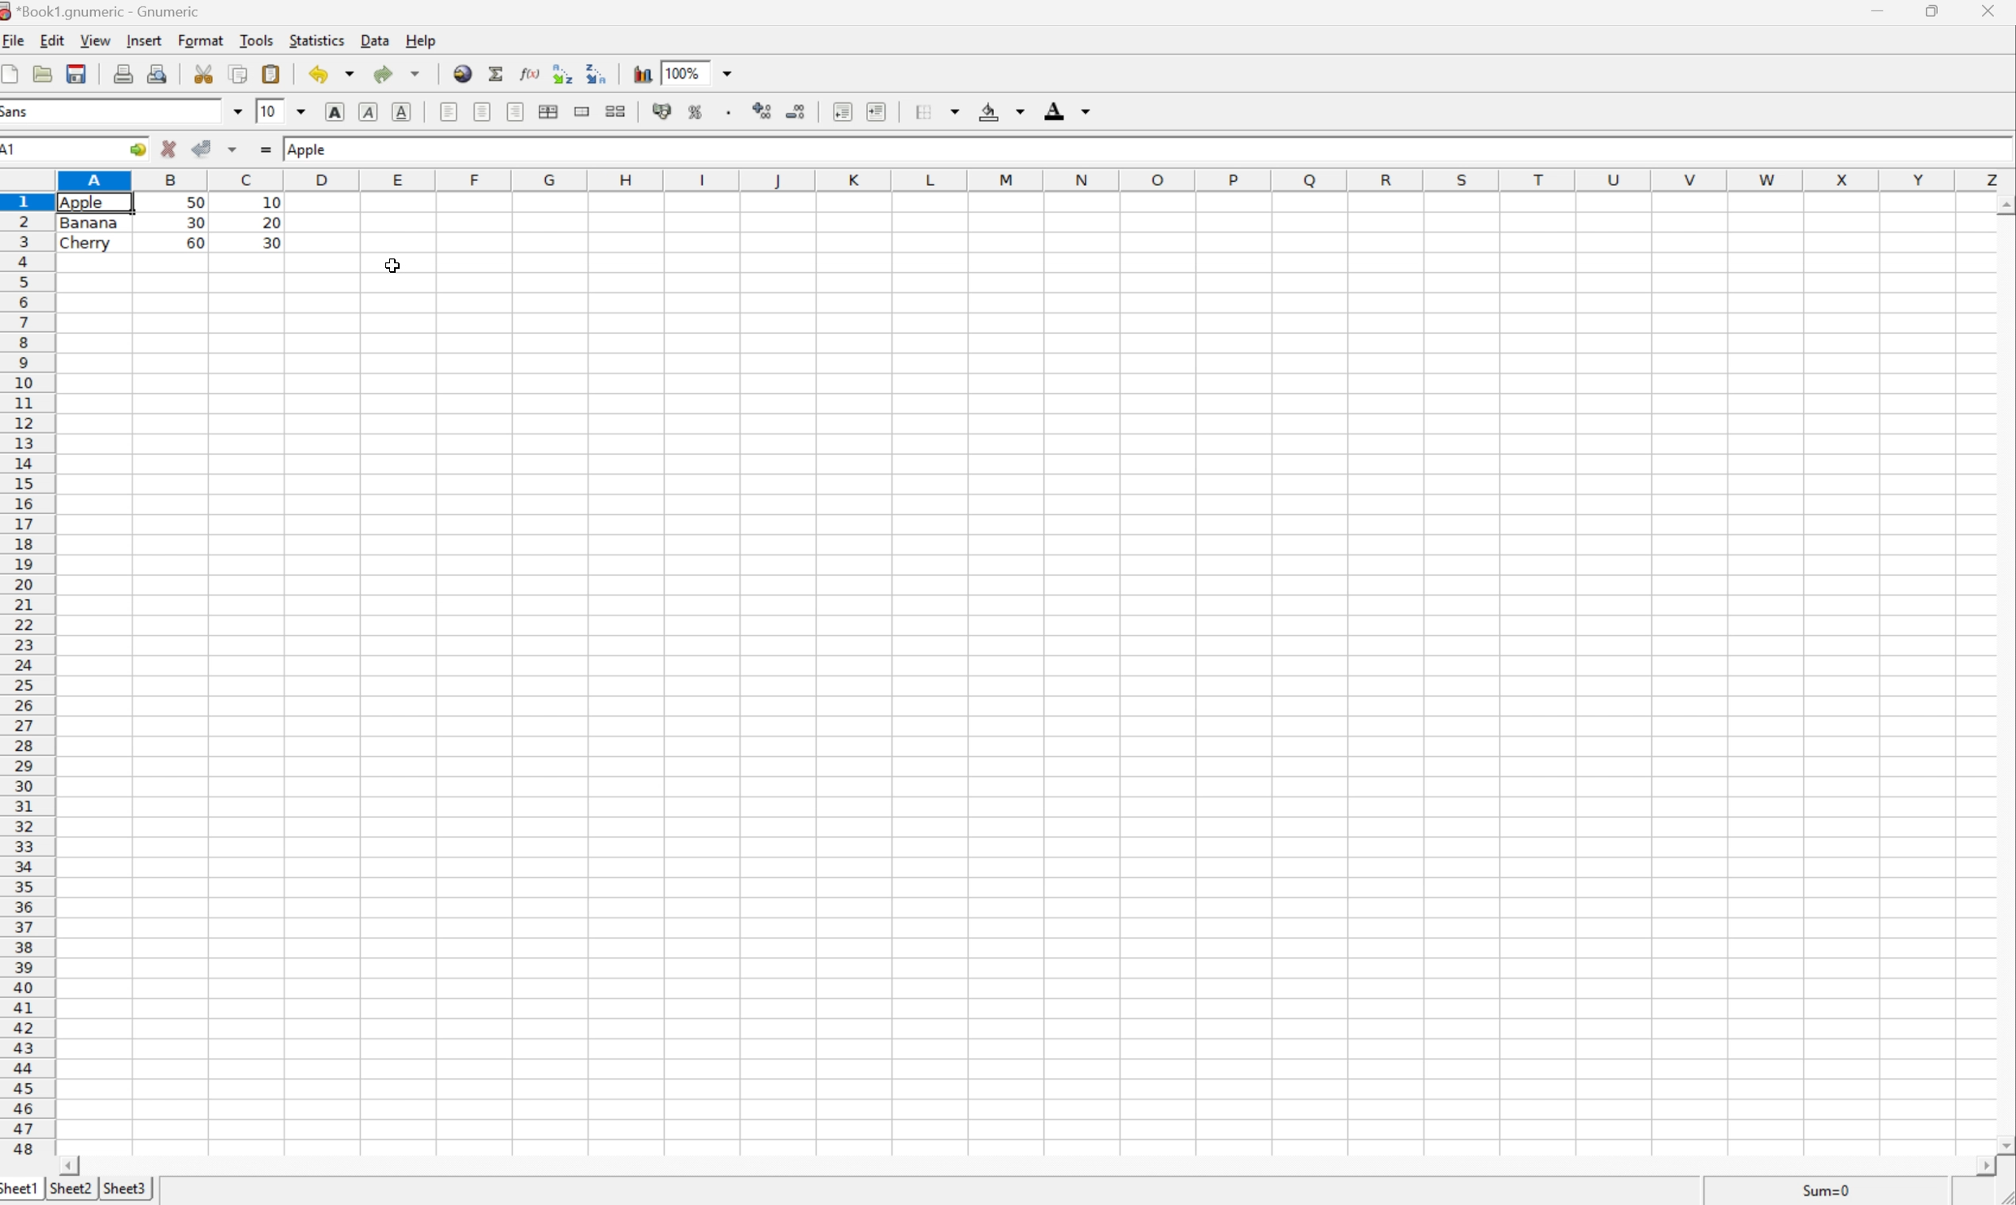 The image size is (2016, 1205). I want to click on Set the format of the selected cells to include a thousands separator, so click(730, 111).